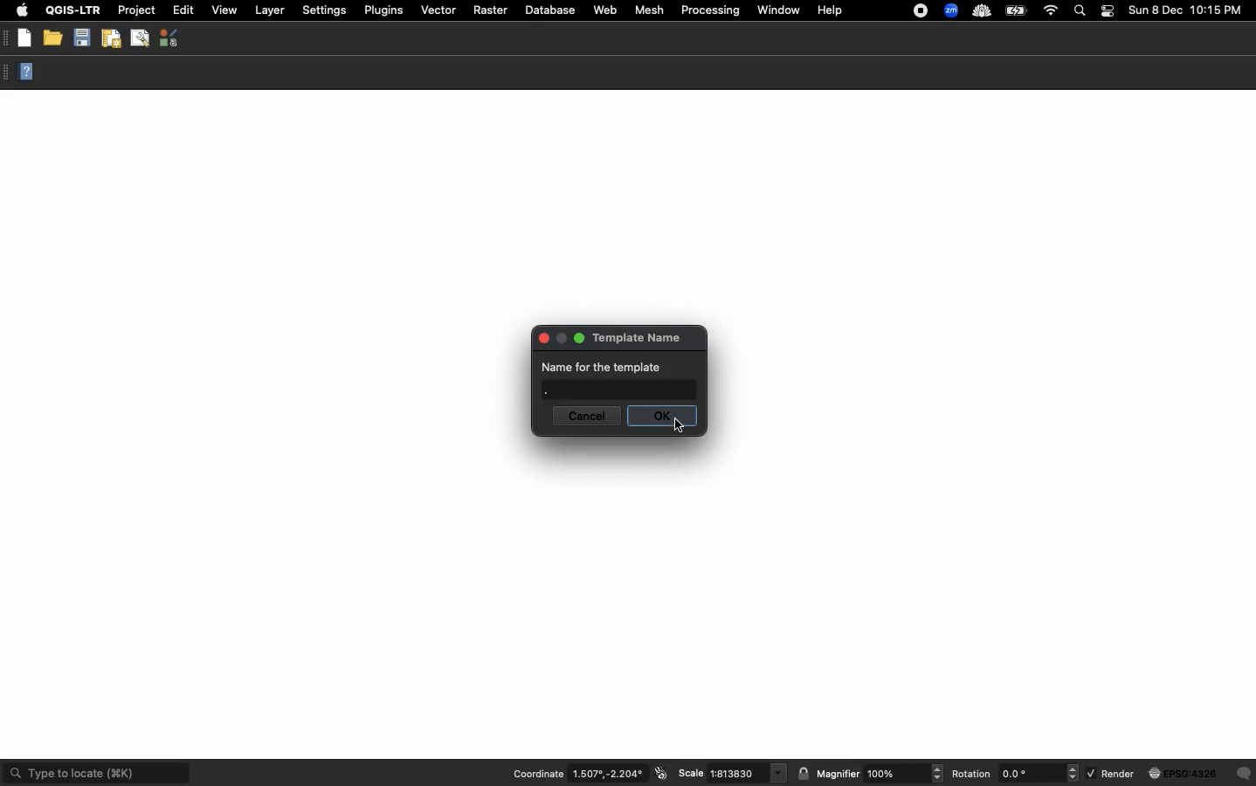  What do you see at coordinates (552, 9) in the screenshot?
I see `Database` at bounding box center [552, 9].